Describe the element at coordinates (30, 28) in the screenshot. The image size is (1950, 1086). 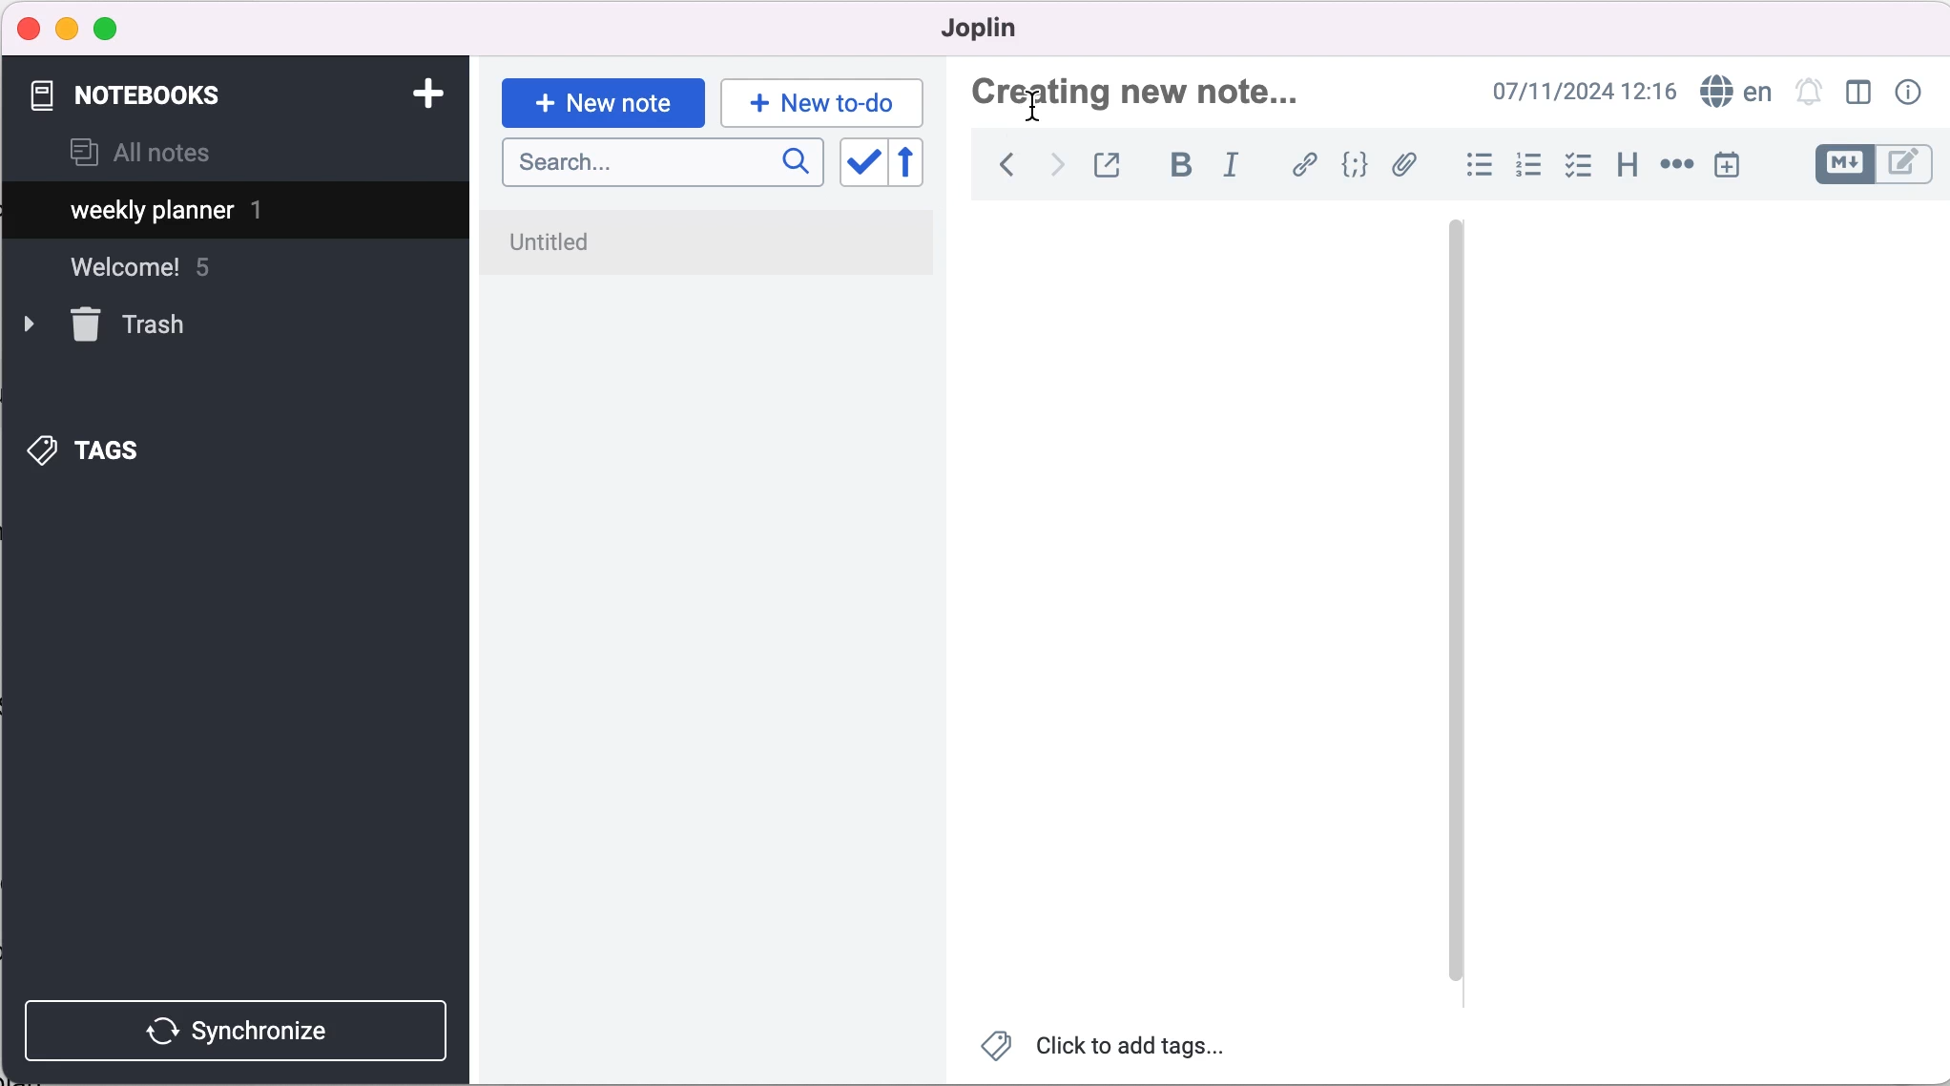
I see `close` at that location.